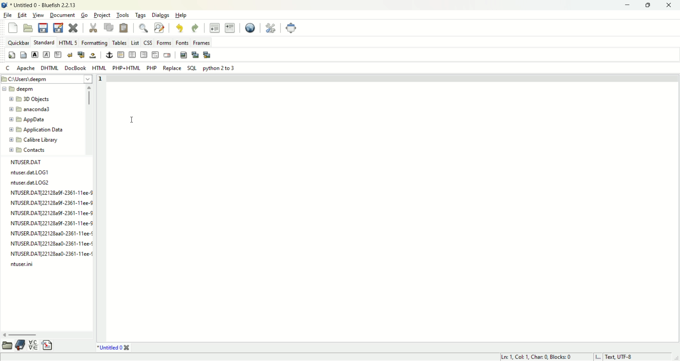 This screenshot has height=361, width=680. I want to click on NTUSER.DAT{22128a9f-2361-11ee-S, so click(53, 225).